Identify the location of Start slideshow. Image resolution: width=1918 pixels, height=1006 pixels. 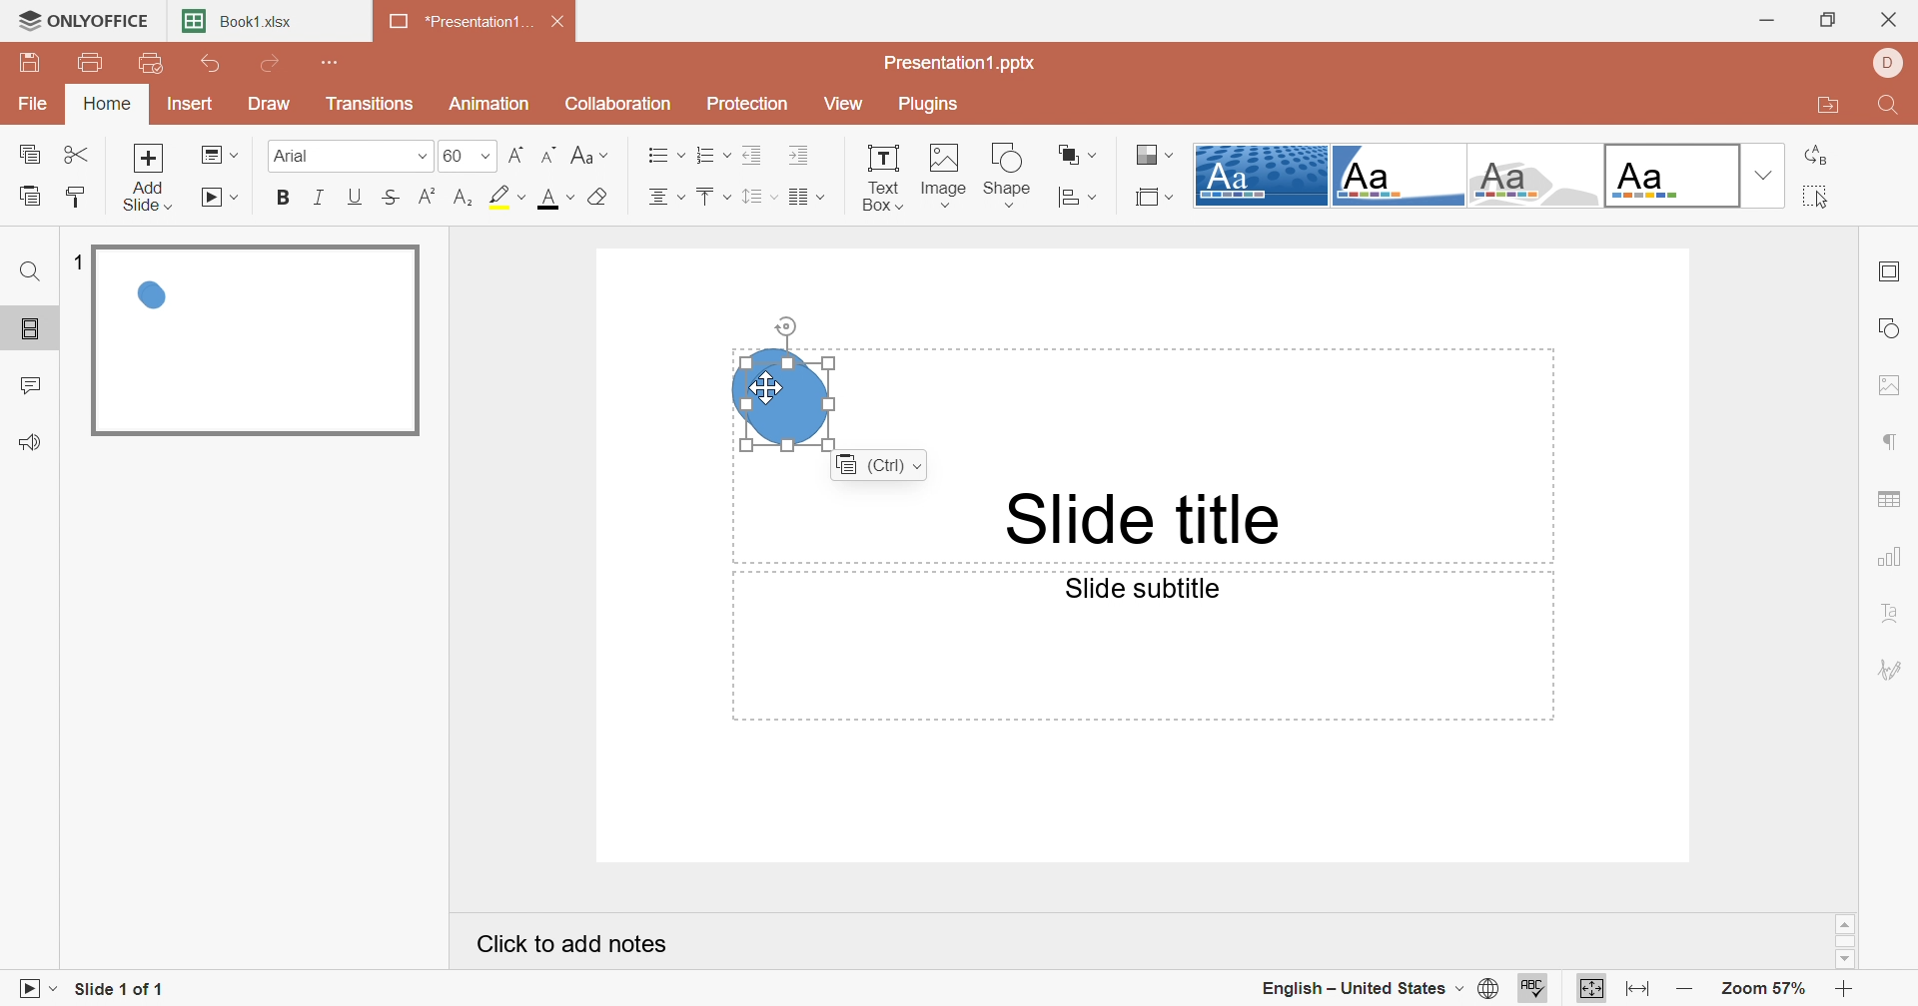
(222, 198).